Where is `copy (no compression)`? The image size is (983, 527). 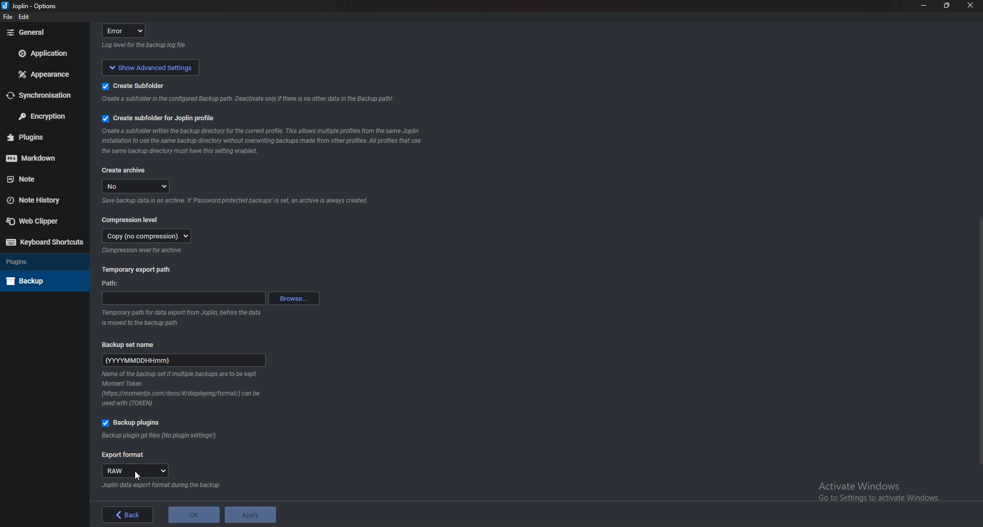 copy (no compression) is located at coordinates (147, 236).